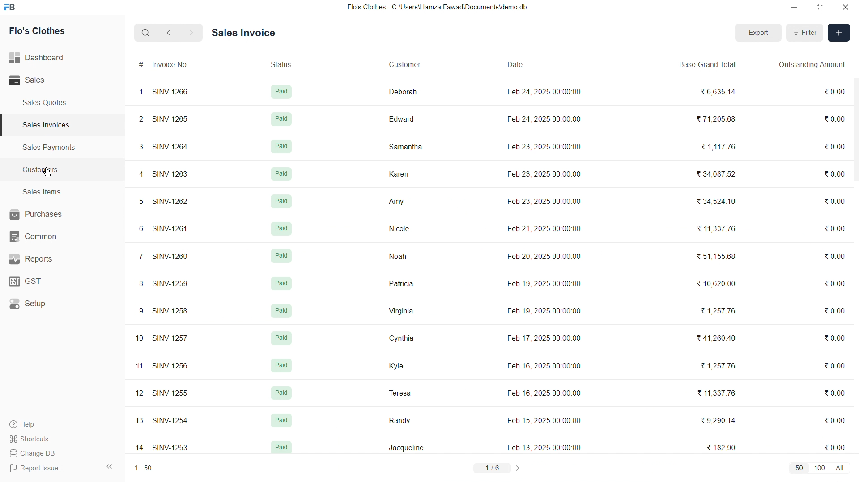 The image size is (859, 482). I want to click on Sales invoice, so click(245, 32).